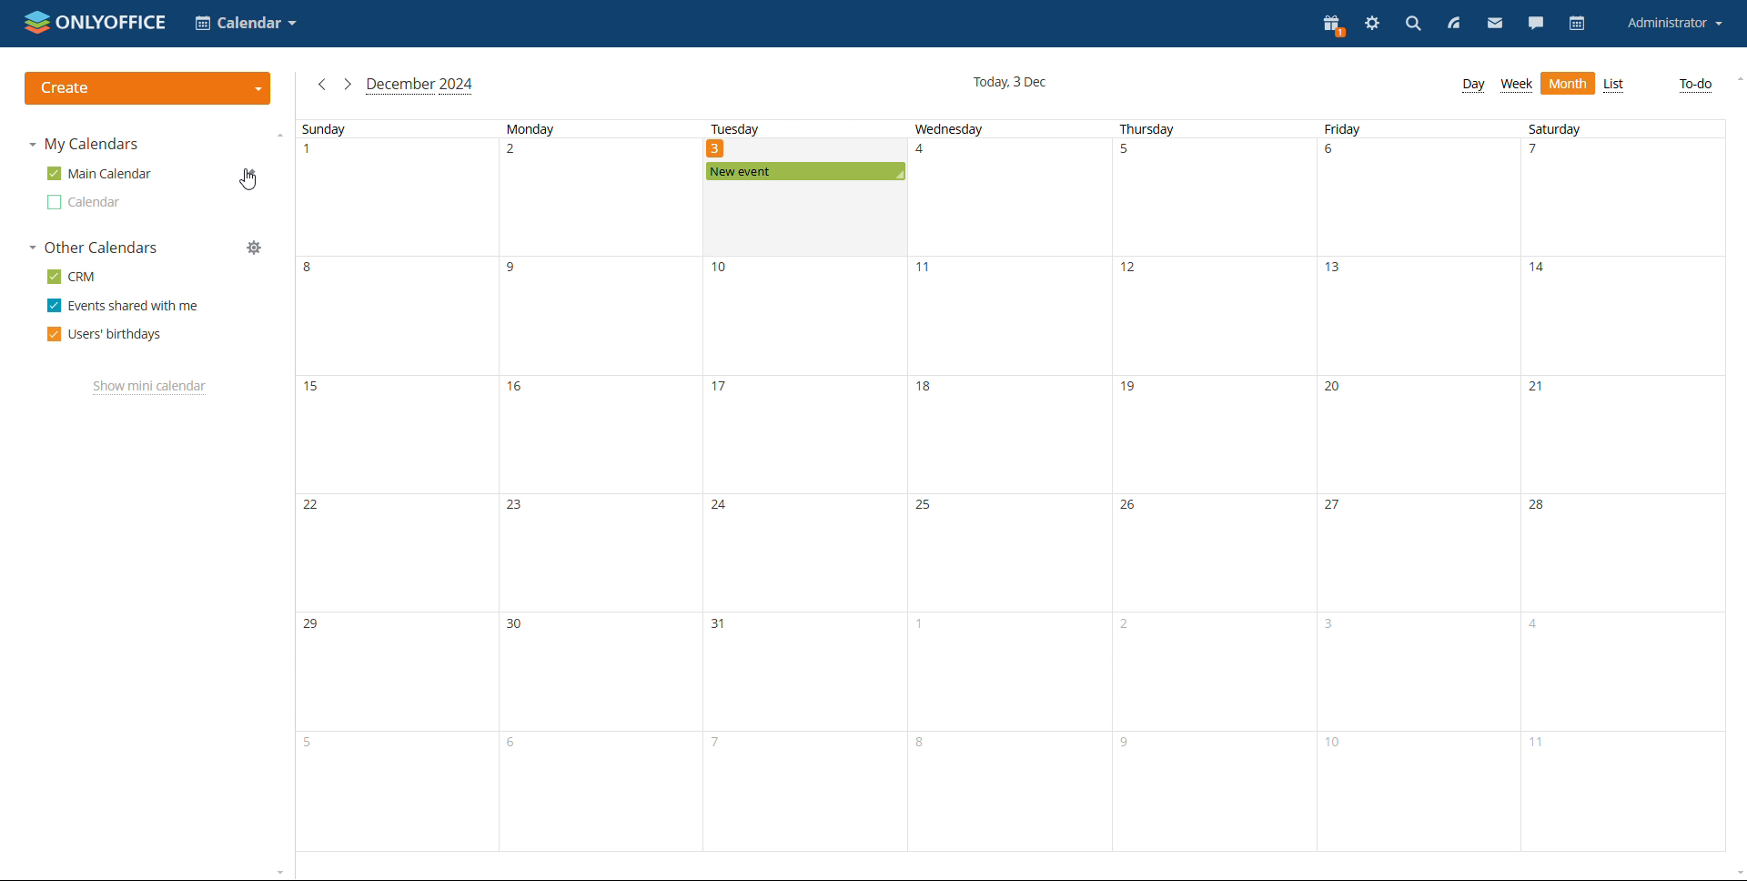  I want to click on other calendar, so click(86, 202).